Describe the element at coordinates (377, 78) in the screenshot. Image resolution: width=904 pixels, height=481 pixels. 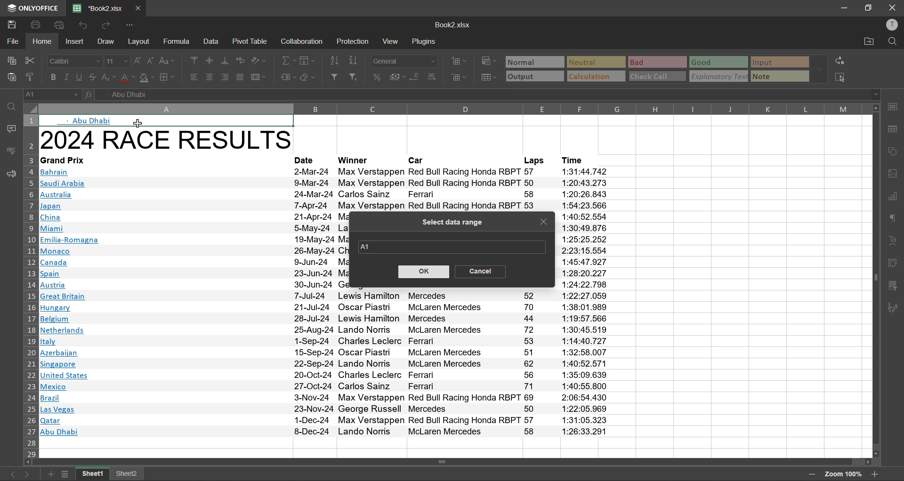
I see `percent` at that location.